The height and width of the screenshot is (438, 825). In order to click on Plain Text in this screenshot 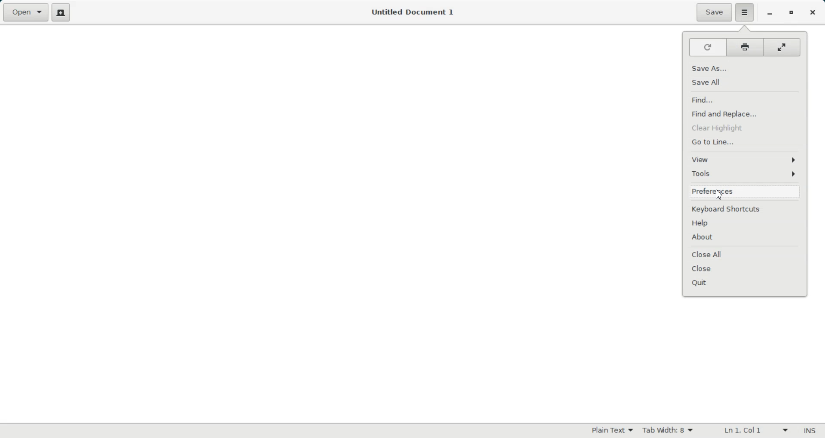, I will do `click(611, 430)`.